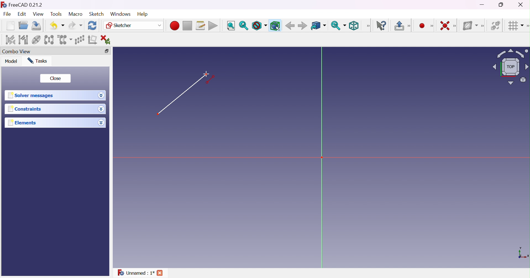 The width and height of the screenshot is (530, 278). Describe the element at coordinates (174, 26) in the screenshot. I see `Macros recording` at that location.